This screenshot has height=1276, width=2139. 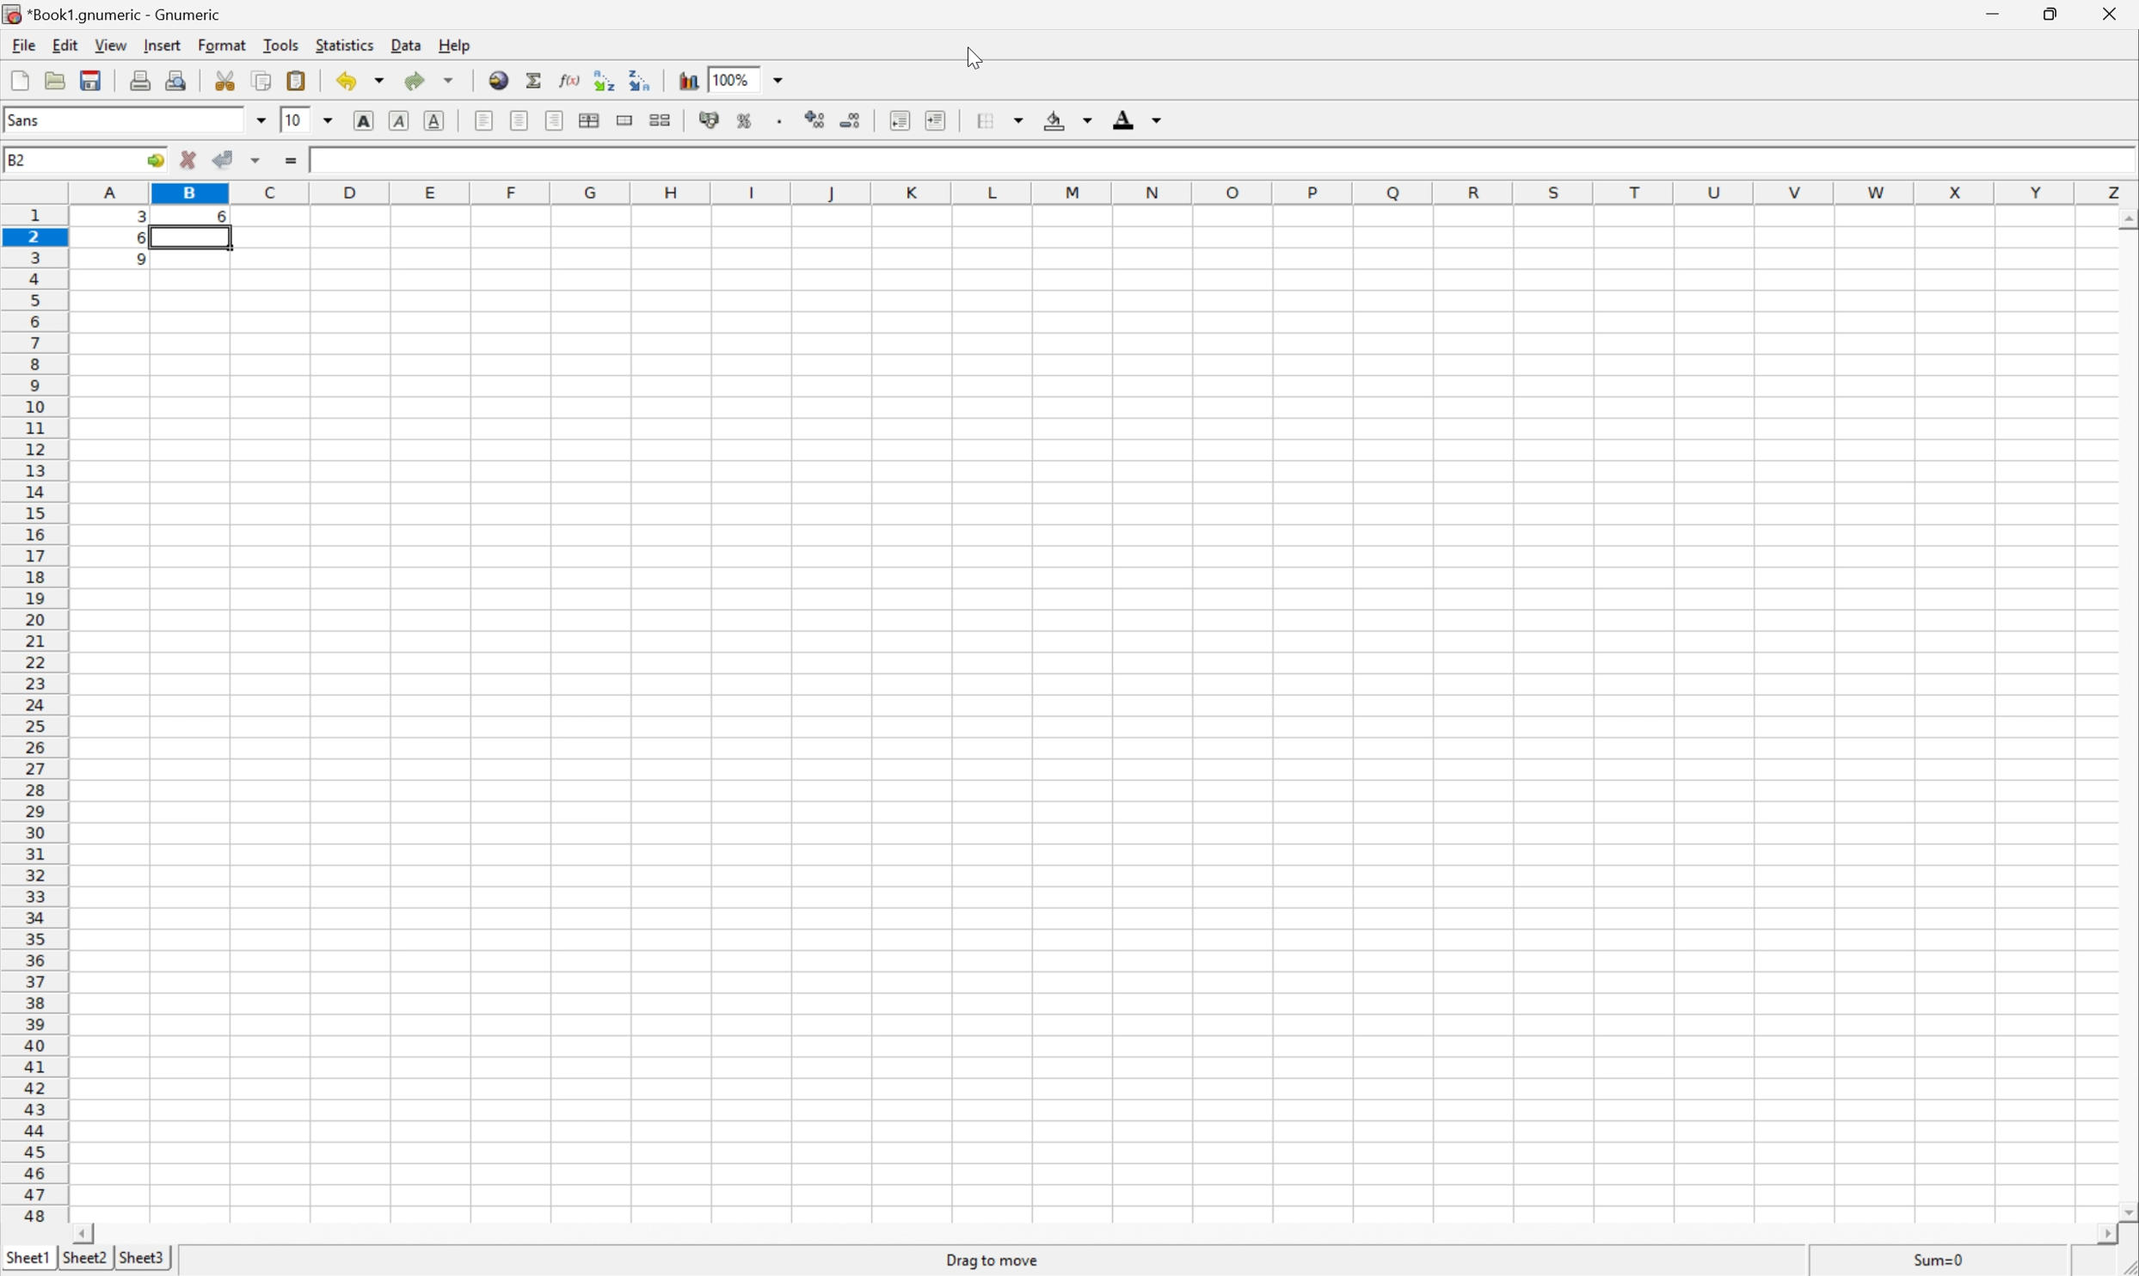 I want to click on 5, so click(x=135, y=262).